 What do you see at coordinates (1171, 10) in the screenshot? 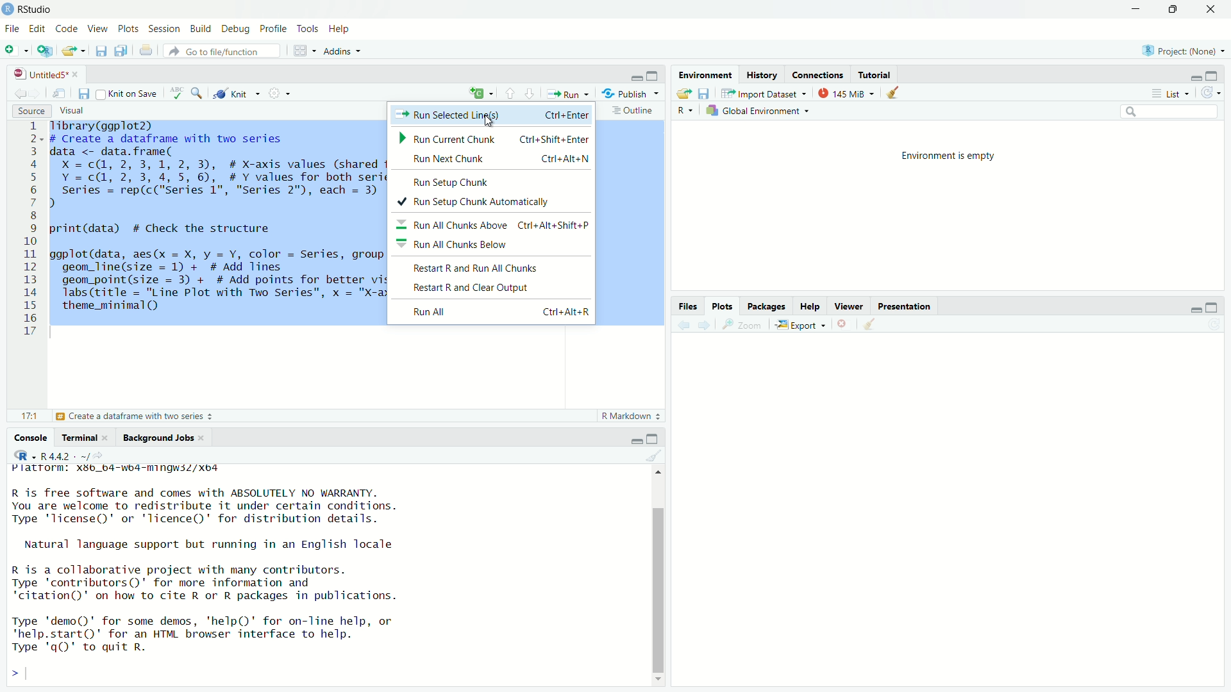
I see `Maximize` at bounding box center [1171, 10].